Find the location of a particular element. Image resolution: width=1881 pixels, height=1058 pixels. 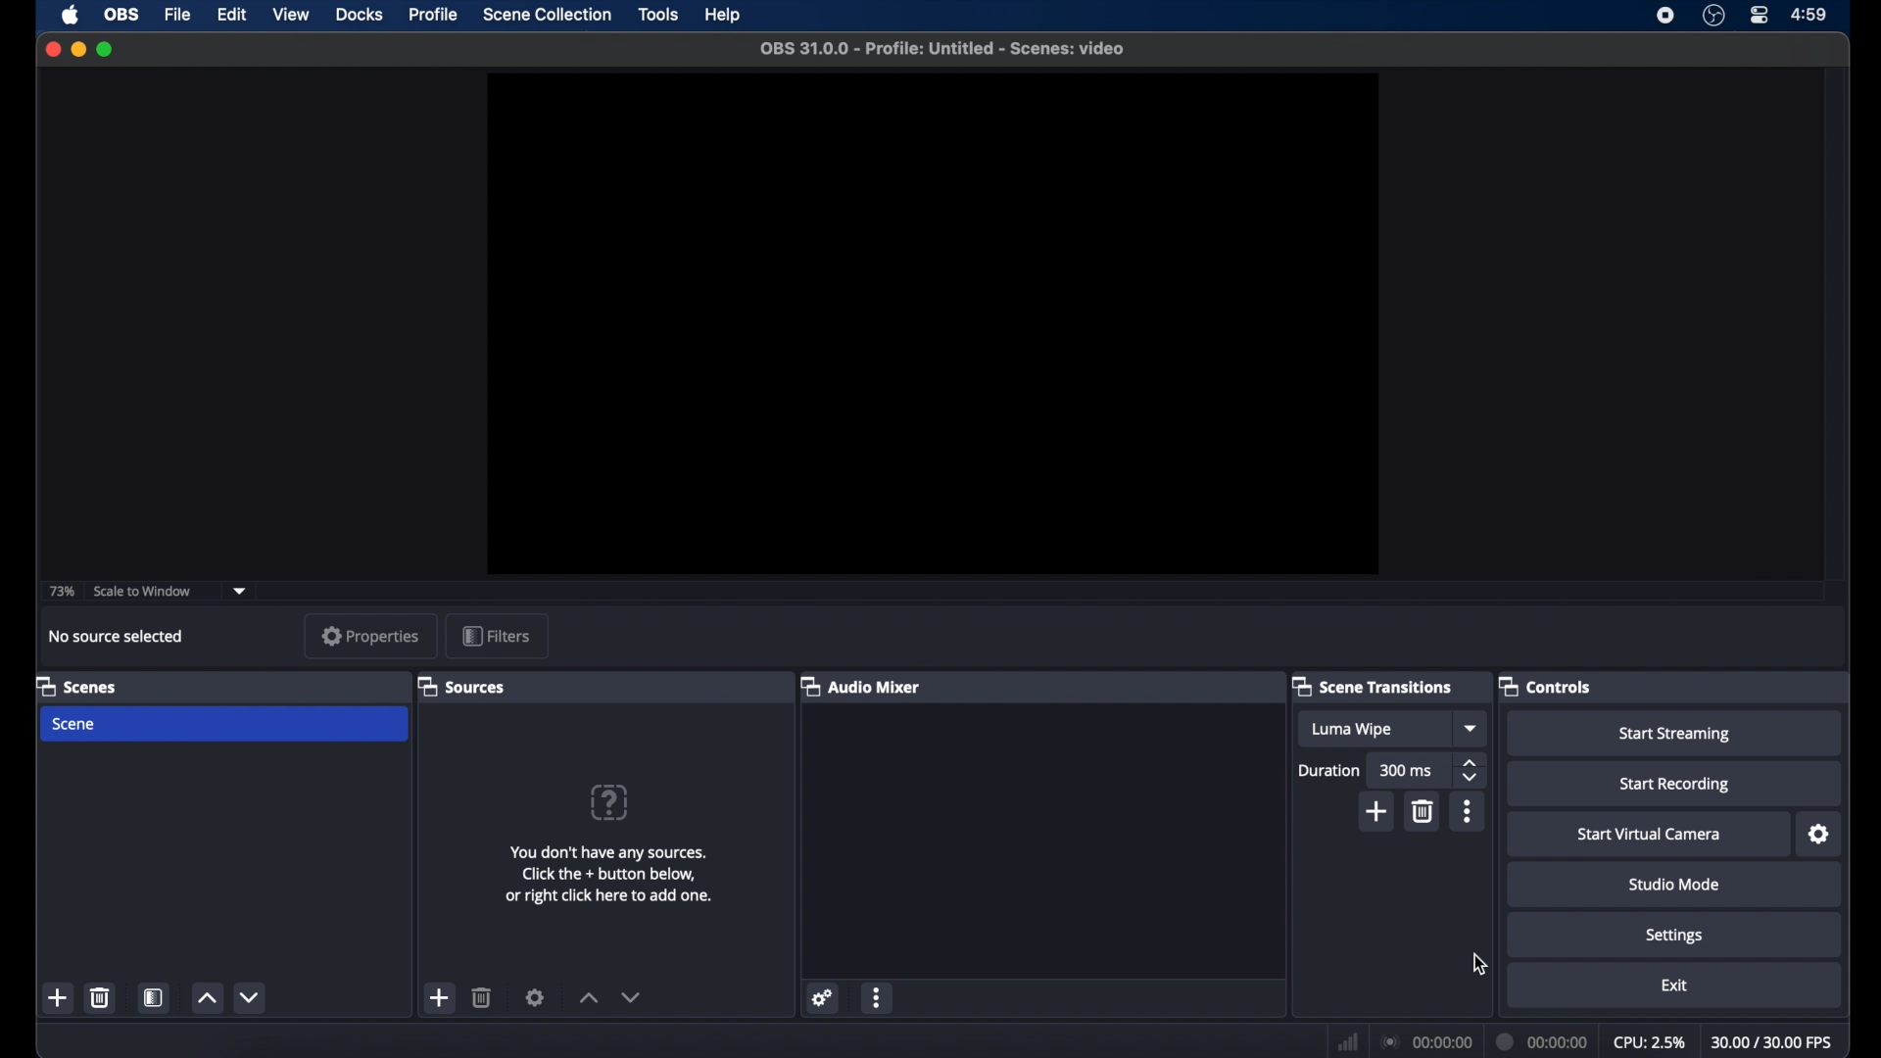

dropdown is located at coordinates (1471, 727).